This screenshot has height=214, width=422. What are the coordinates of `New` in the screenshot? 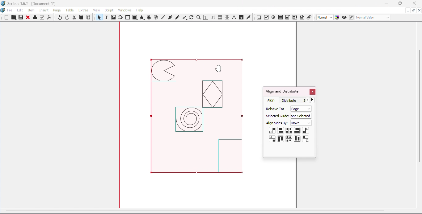 It's located at (6, 17).